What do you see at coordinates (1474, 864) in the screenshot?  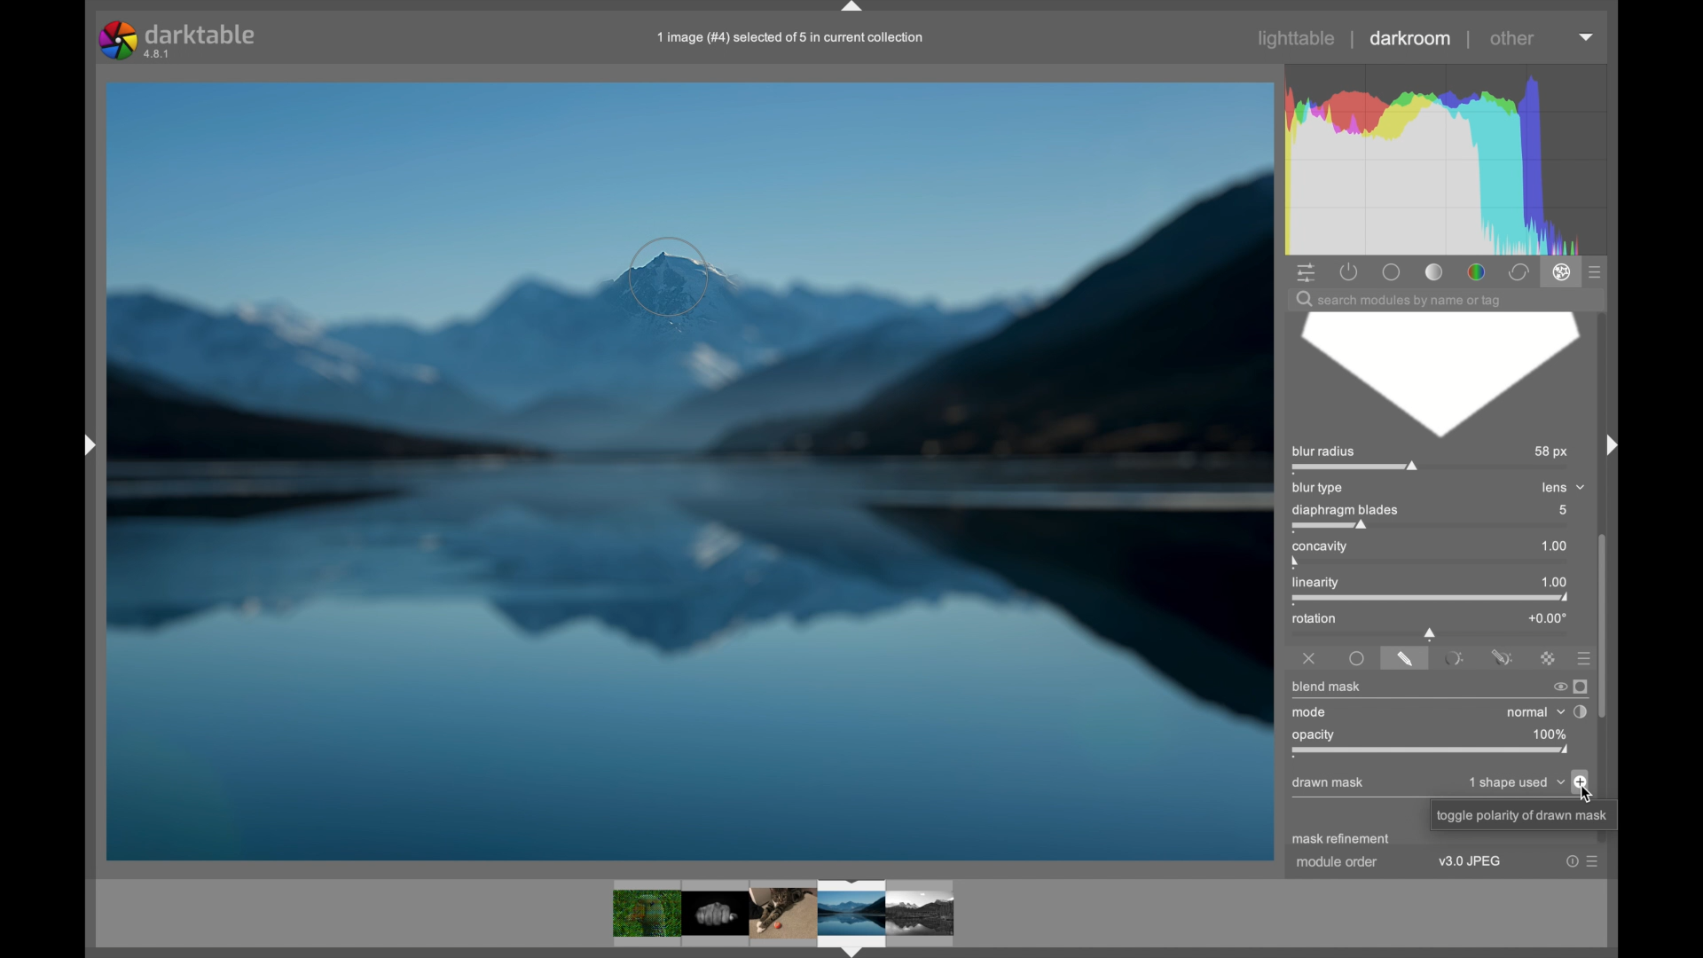 I see `v3.0 JPEG` at bounding box center [1474, 864].